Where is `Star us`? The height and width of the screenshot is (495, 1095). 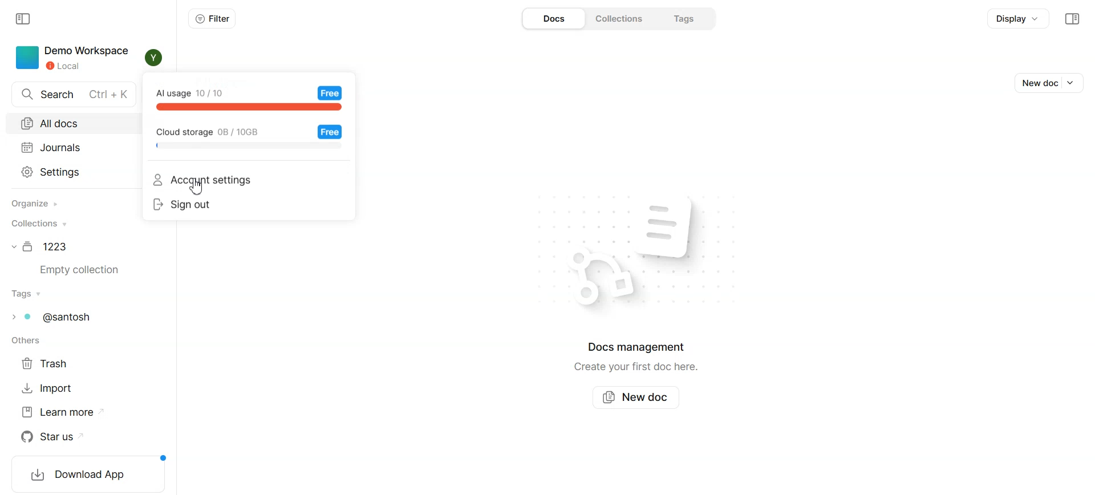 Star us is located at coordinates (64, 437).